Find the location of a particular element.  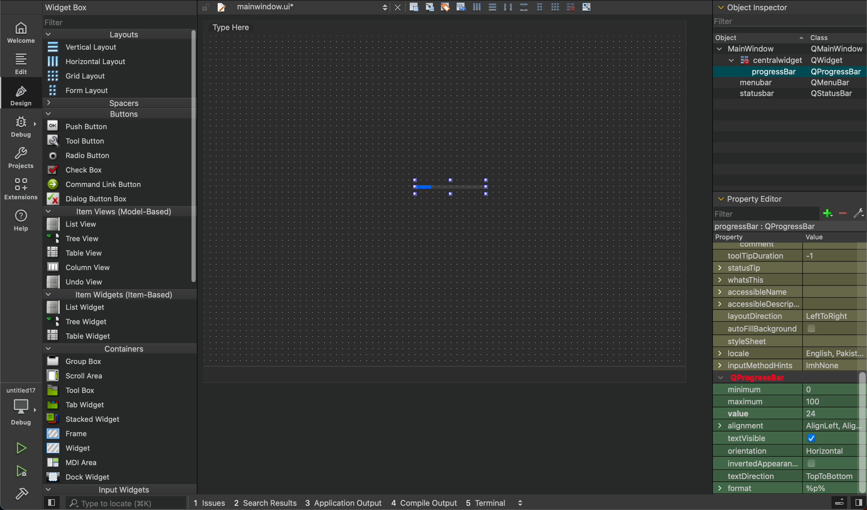

open sidebar is located at coordinates (52, 503).